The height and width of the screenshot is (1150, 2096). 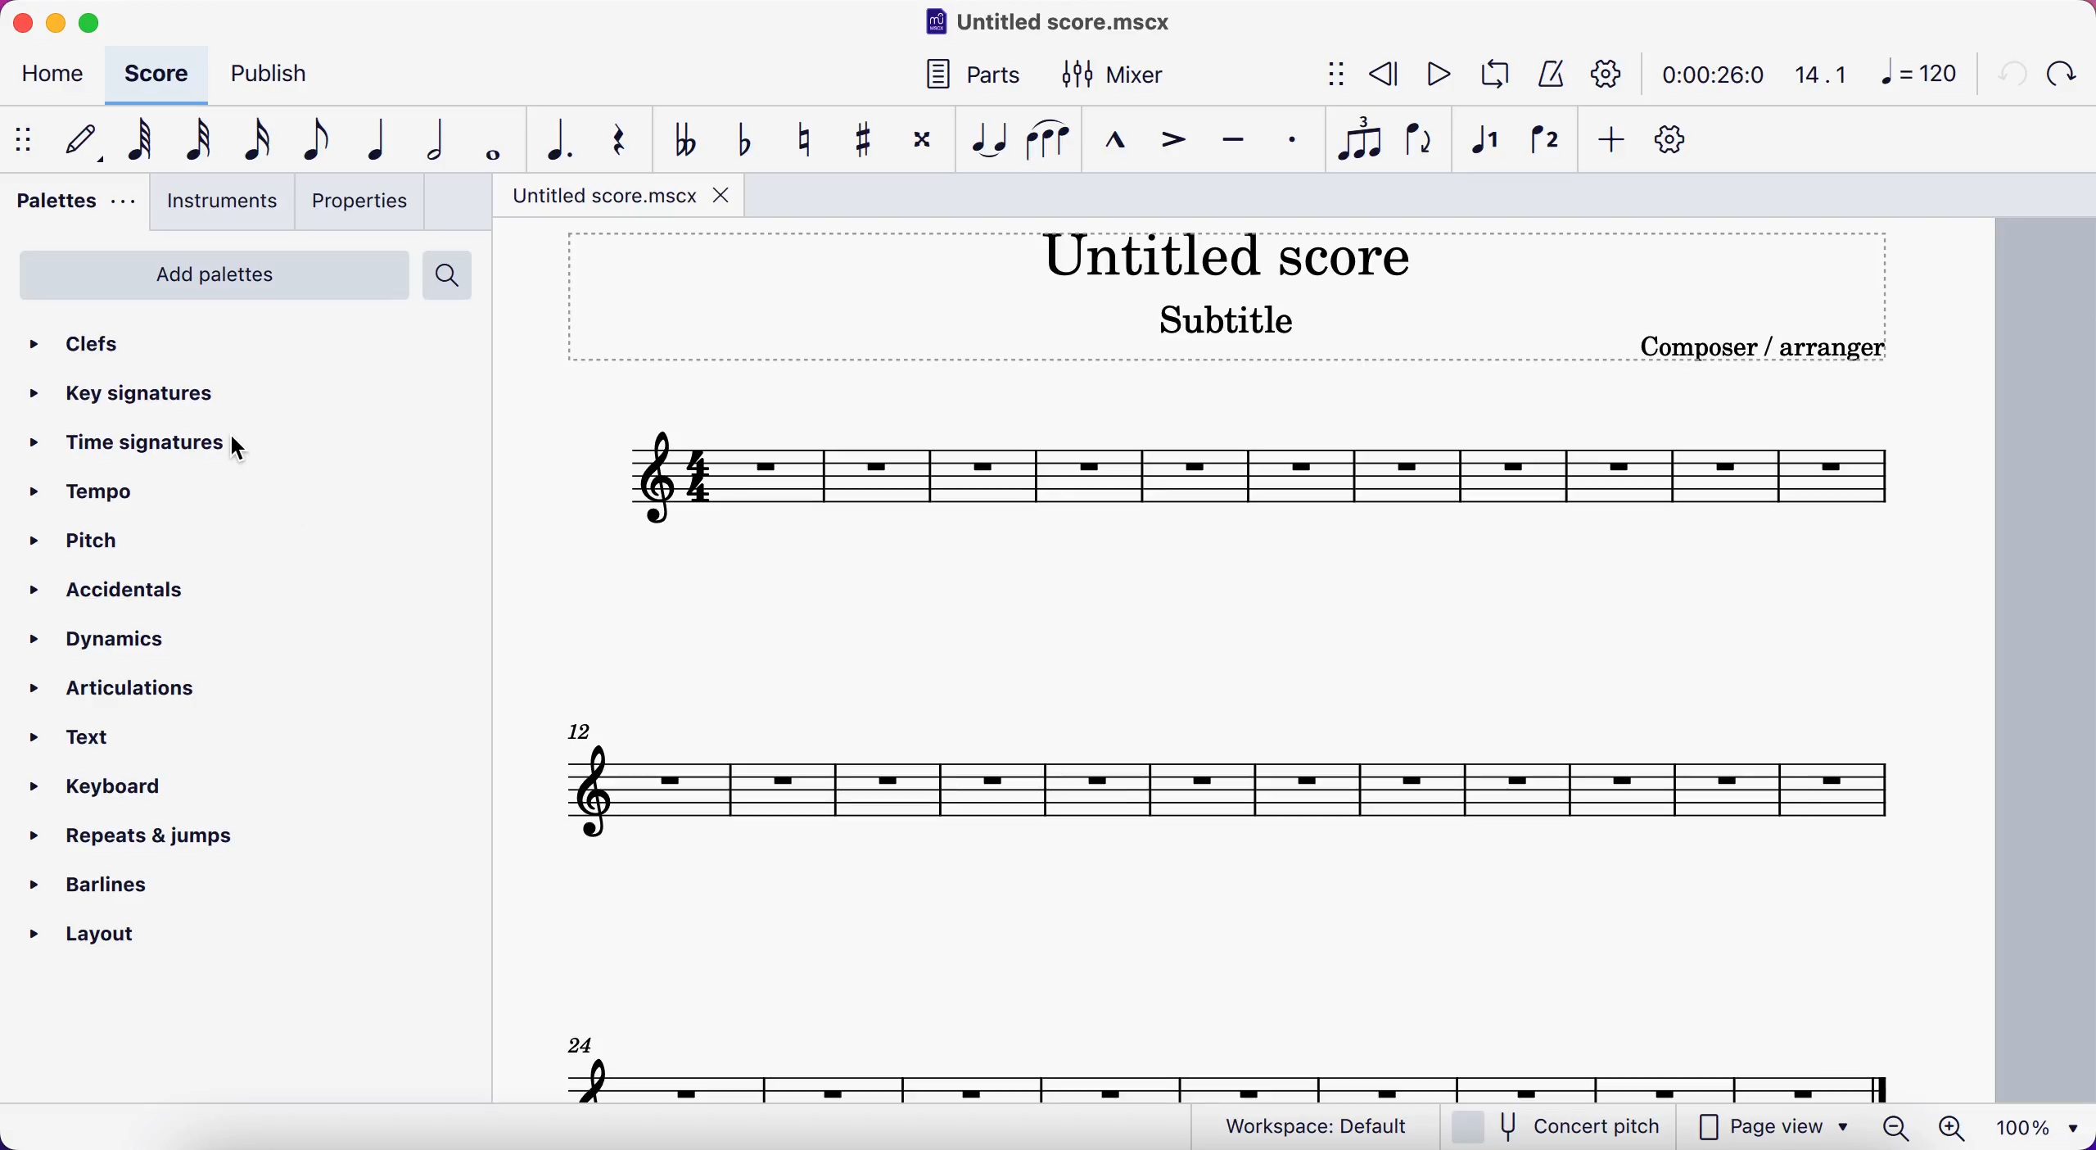 I want to click on score, so click(x=148, y=75).